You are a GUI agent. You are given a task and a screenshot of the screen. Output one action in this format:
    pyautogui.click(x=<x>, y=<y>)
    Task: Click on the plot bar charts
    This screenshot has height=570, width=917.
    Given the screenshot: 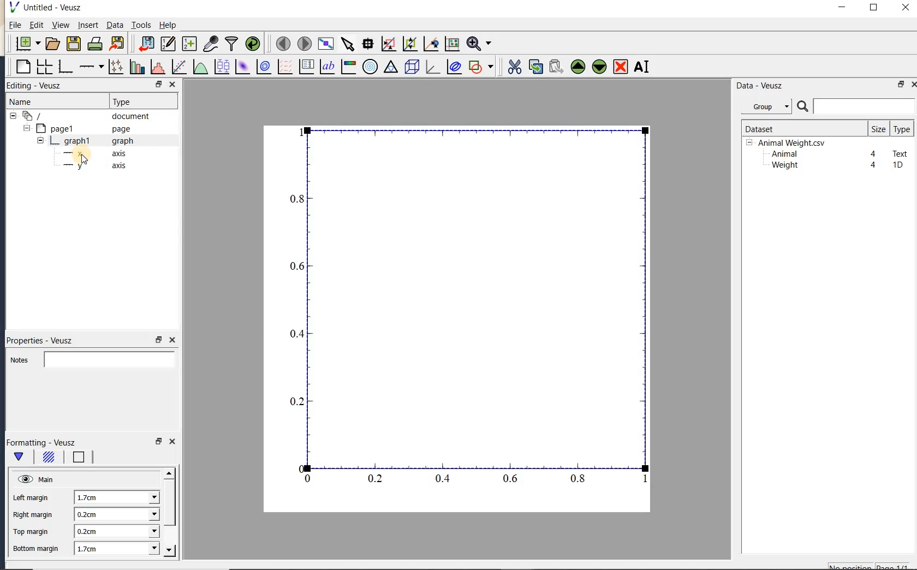 What is the action you would take?
    pyautogui.click(x=137, y=67)
    